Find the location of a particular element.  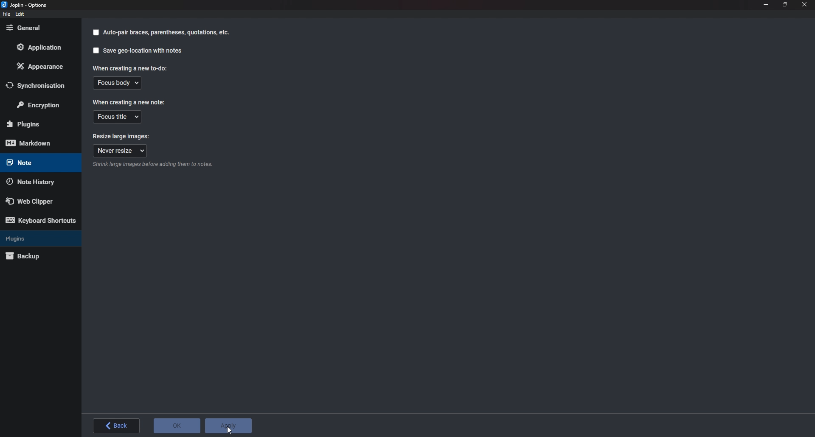

Focus body is located at coordinates (117, 84).